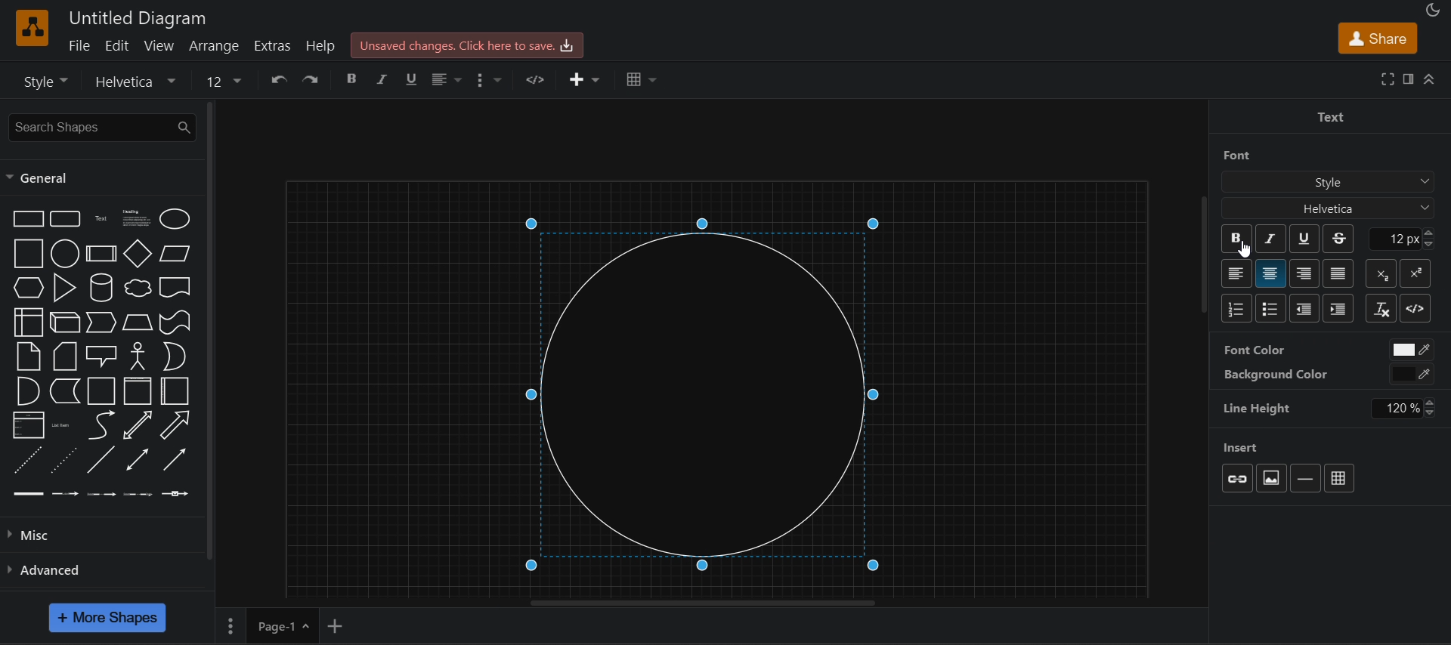  What do you see at coordinates (1246, 254) in the screenshot?
I see `Cursor on bold` at bounding box center [1246, 254].